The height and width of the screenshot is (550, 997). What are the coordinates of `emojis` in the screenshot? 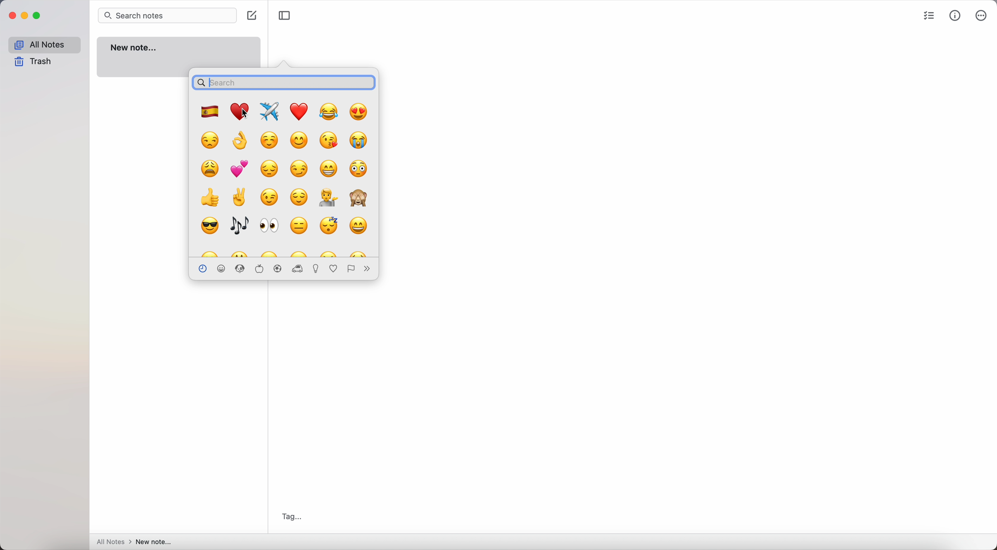 It's located at (278, 269).